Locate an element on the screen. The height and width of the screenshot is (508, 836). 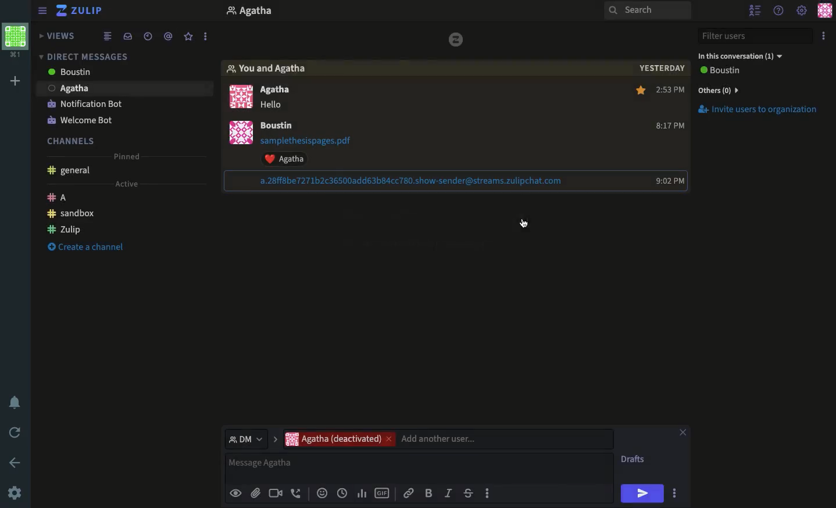
Settings is located at coordinates (802, 9).